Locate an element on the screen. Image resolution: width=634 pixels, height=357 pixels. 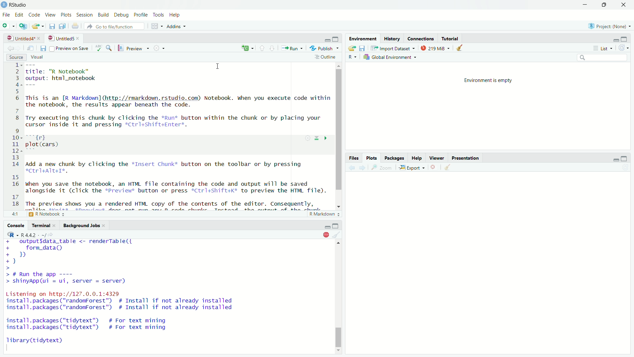
Export as is located at coordinates (413, 168).